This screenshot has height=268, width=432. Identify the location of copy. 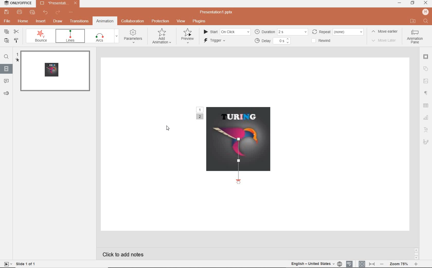
(6, 32).